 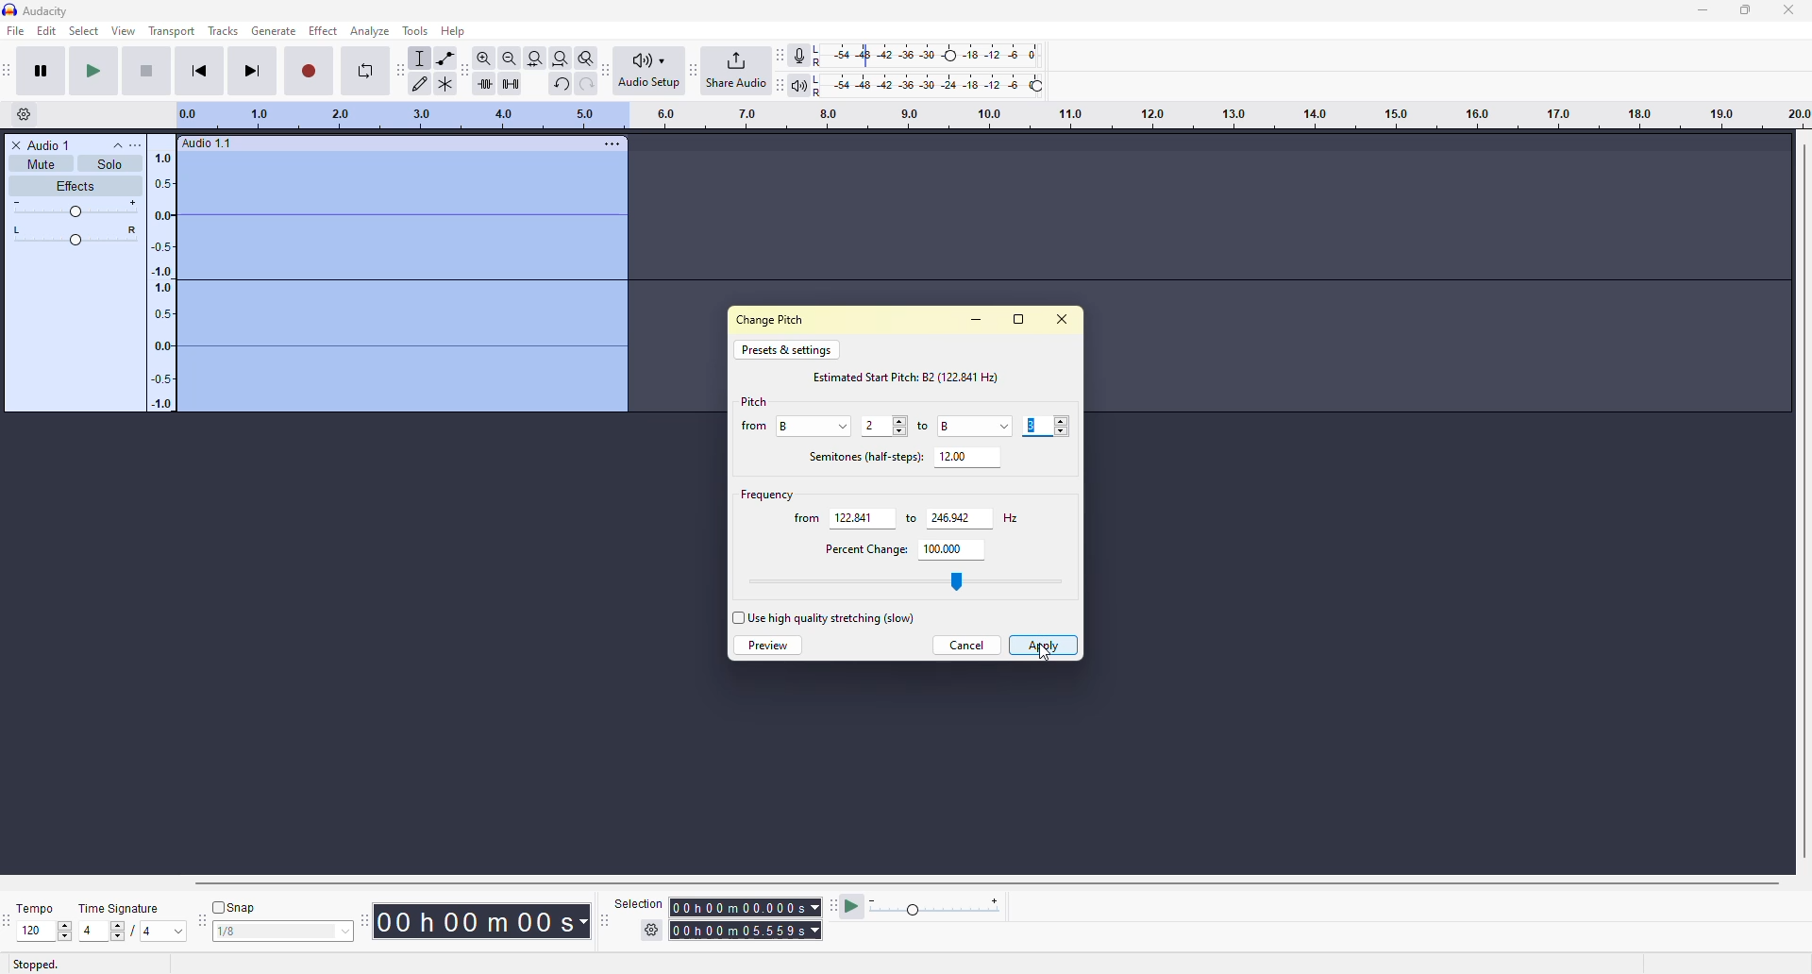 I want to click on up, so click(x=65, y=924).